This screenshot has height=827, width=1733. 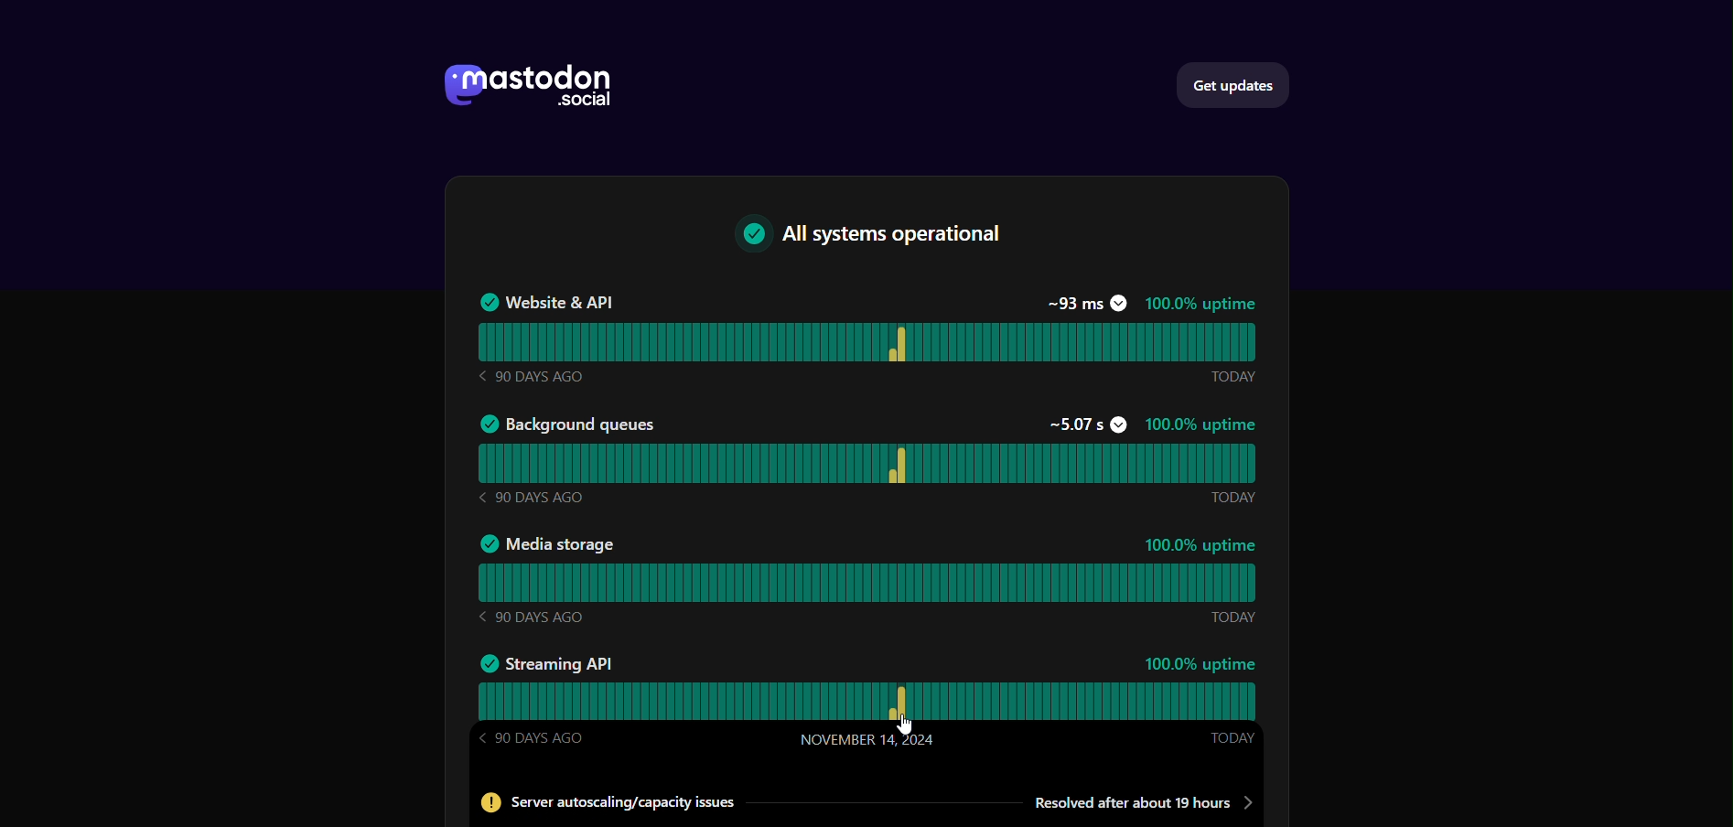 What do you see at coordinates (1232, 739) in the screenshot?
I see `Today` at bounding box center [1232, 739].